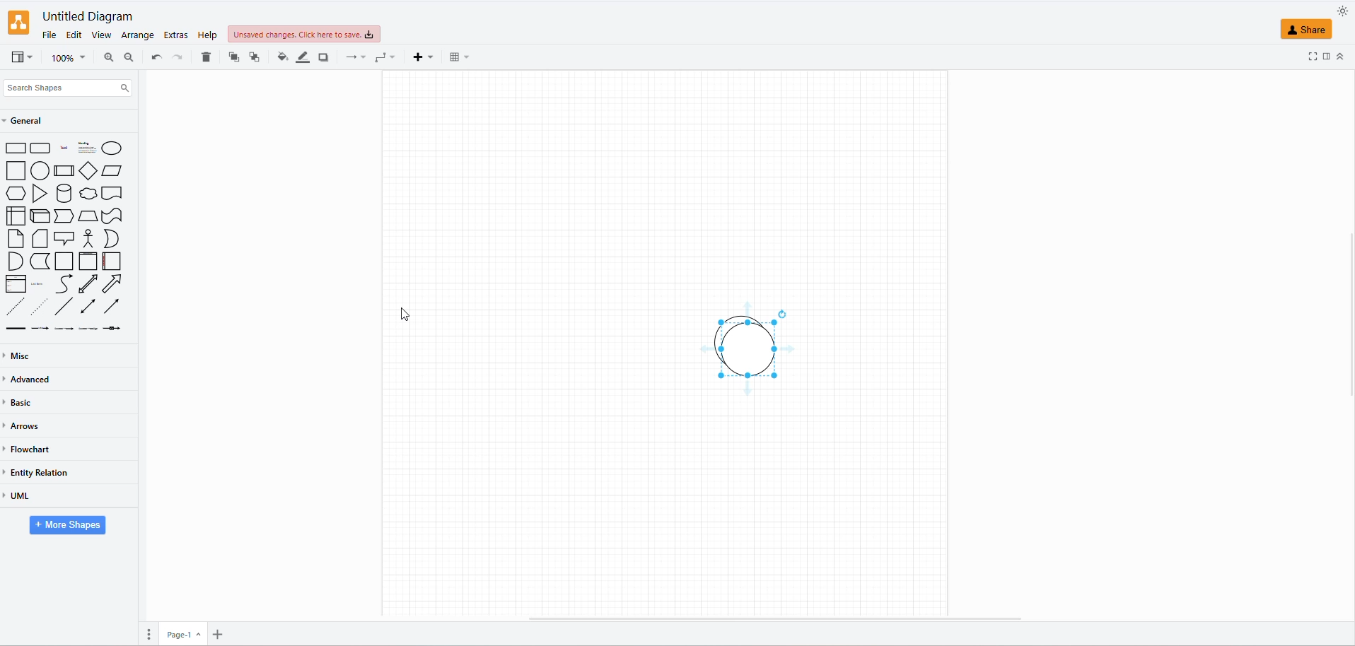 The height and width of the screenshot is (646, 1355). I want to click on CONTAINER, so click(64, 261).